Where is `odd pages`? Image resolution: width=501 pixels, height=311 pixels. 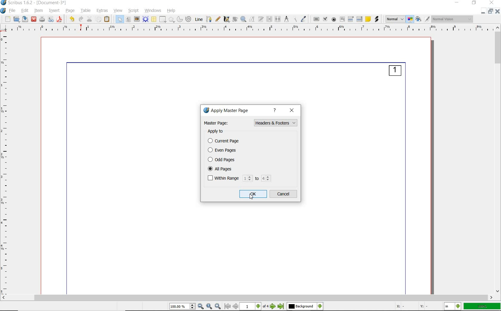 odd pages is located at coordinates (224, 160).